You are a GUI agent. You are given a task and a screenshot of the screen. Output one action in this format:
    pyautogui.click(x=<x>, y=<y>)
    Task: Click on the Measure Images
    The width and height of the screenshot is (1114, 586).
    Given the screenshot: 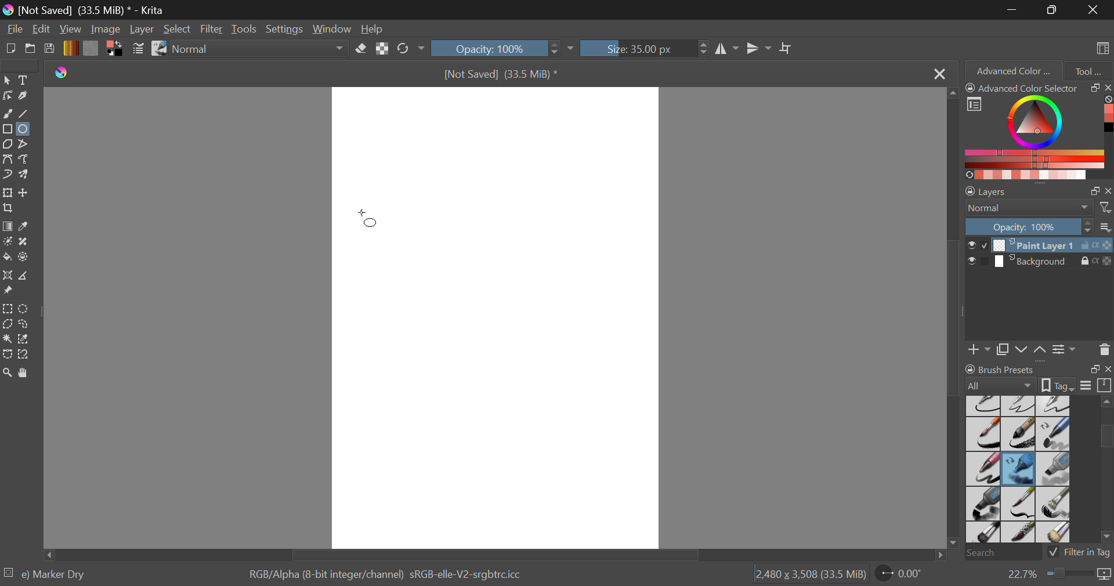 What is the action you would take?
    pyautogui.click(x=25, y=277)
    